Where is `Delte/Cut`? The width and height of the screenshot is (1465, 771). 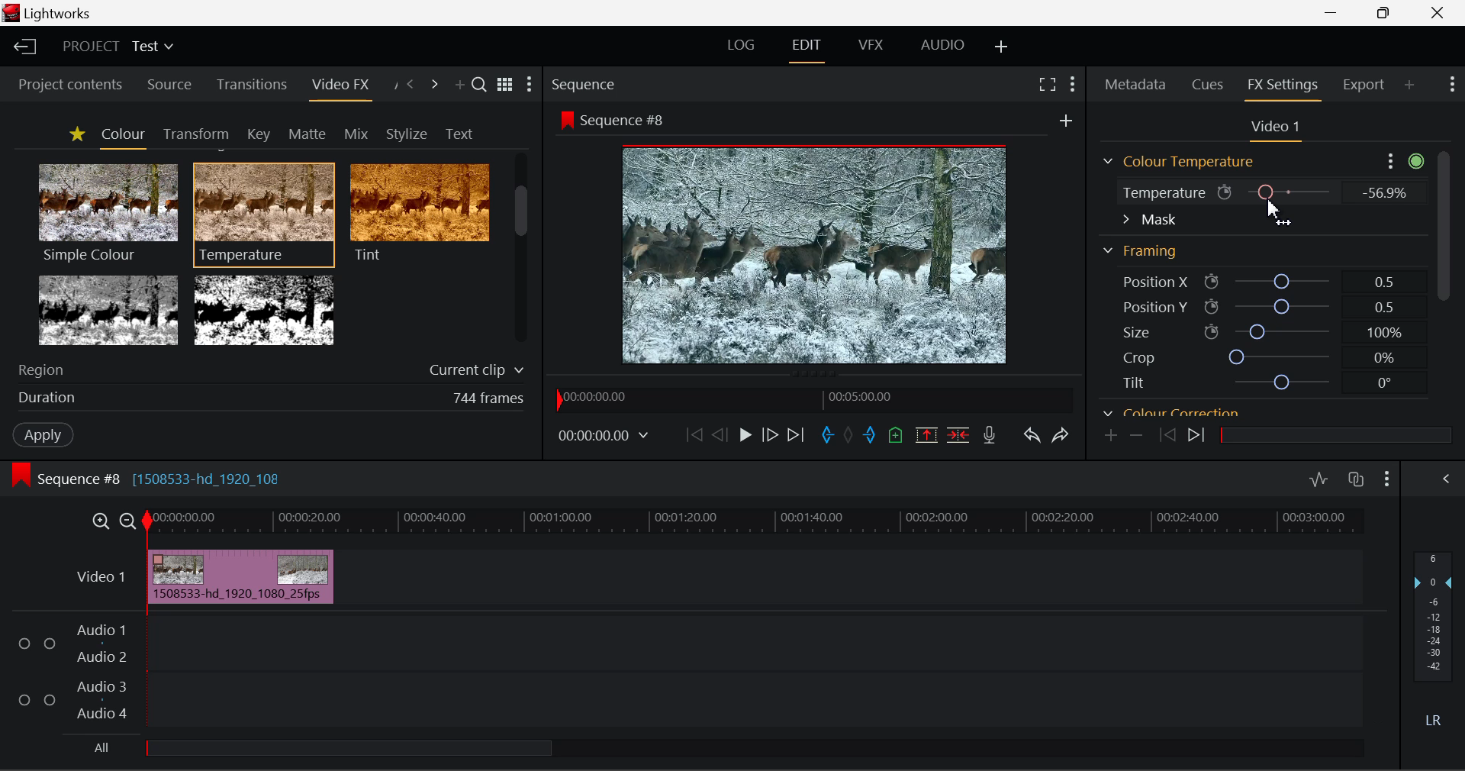 Delte/Cut is located at coordinates (961, 435).